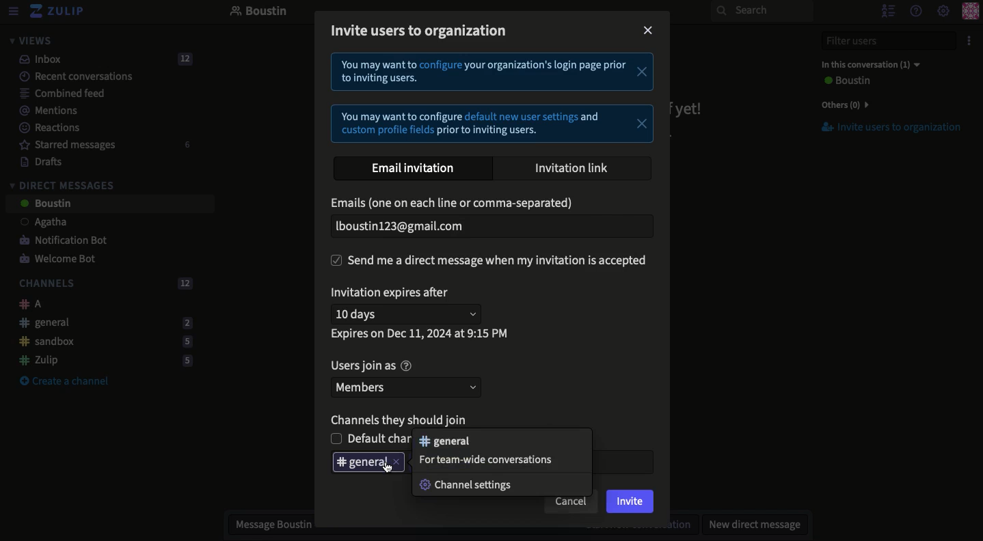 This screenshot has width=983, height=541. Describe the element at coordinates (393, 294) in the screenshot. I see `Invitation expires after` at that location.